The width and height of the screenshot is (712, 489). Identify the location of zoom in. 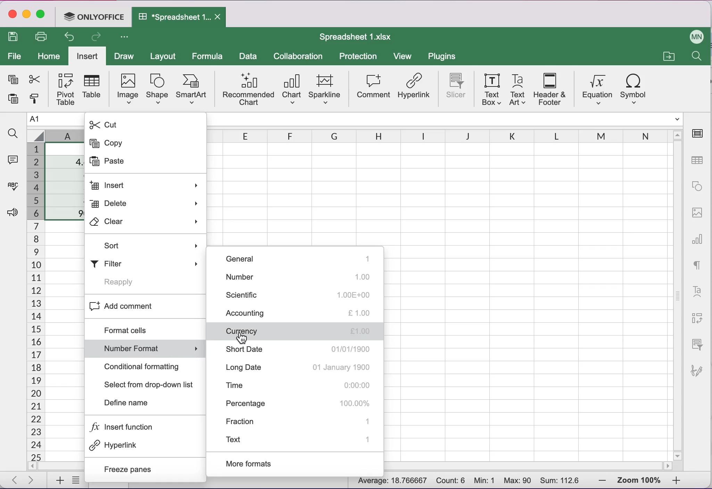
(677, 480).